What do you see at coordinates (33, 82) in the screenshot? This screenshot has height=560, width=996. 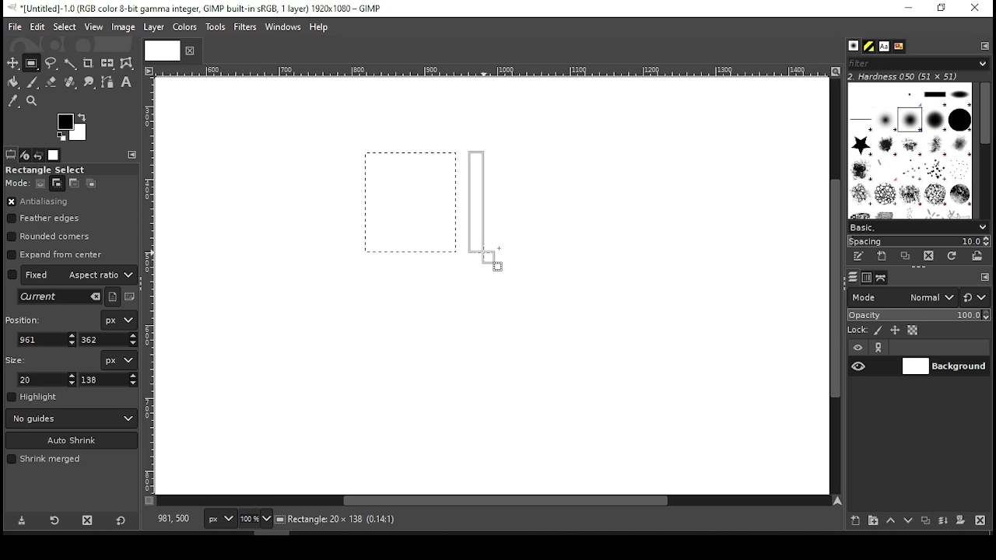 I see `paint brush tool` at bounding box center [33, 82].